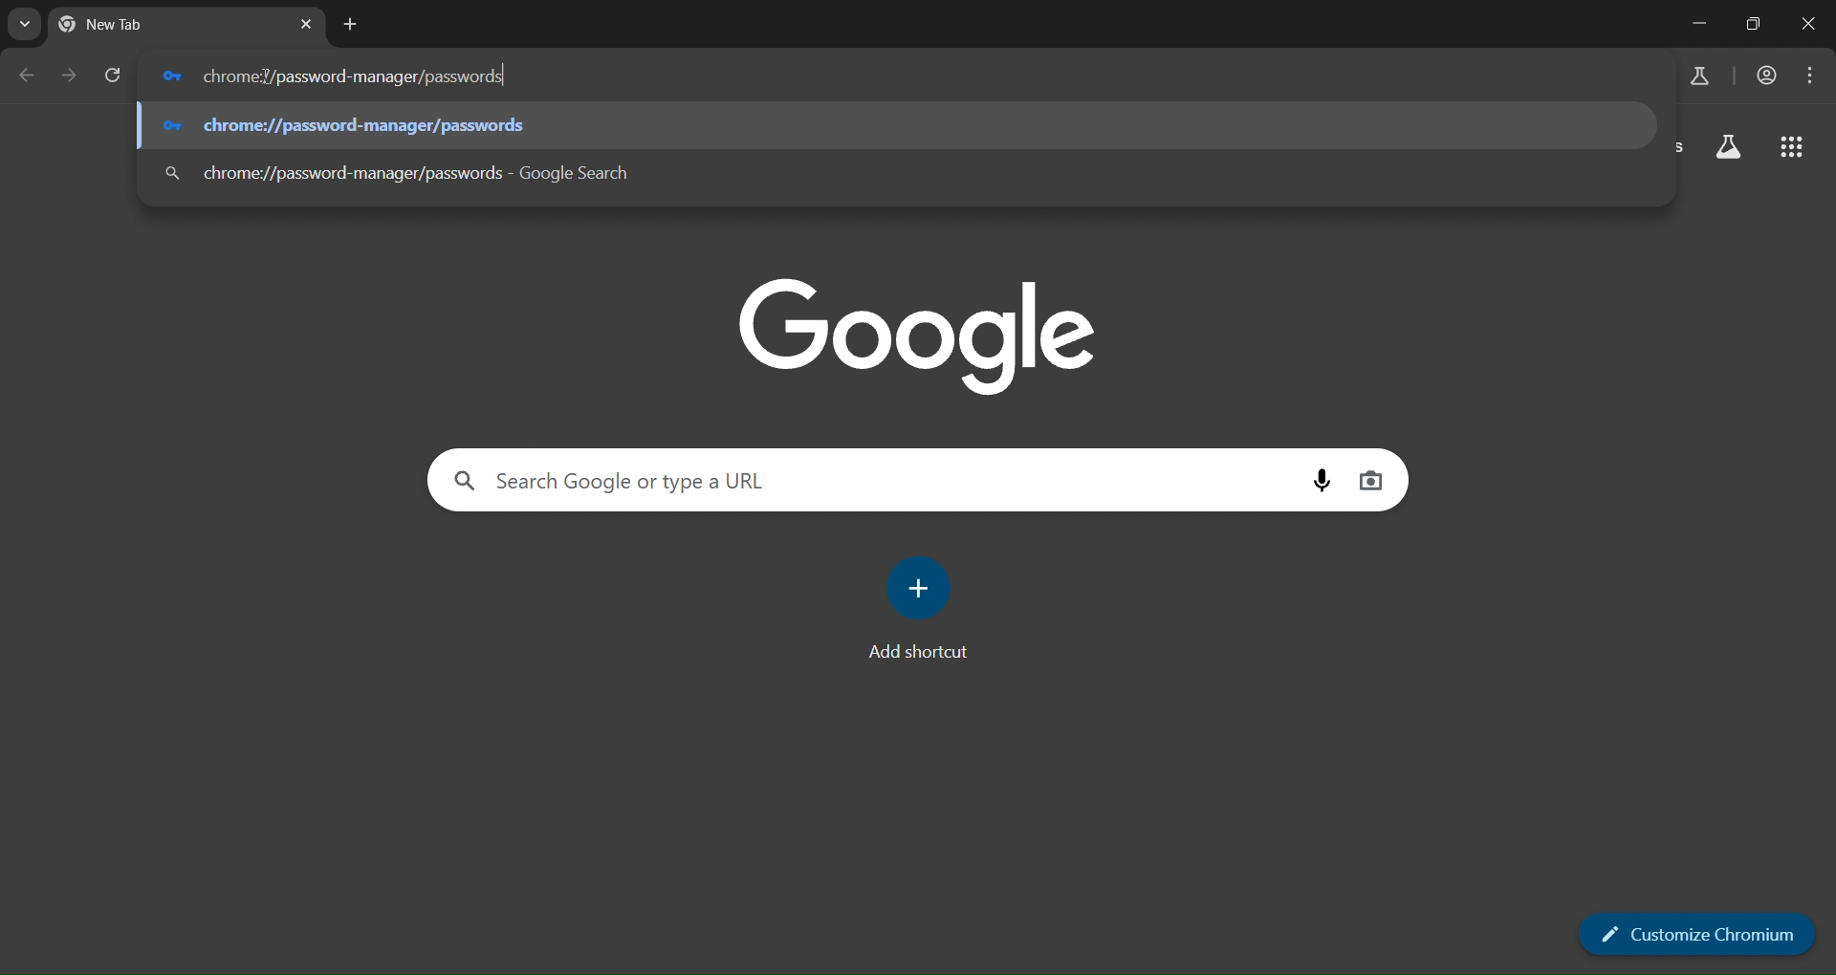  Describe the element at coordinates (354, 25) in the screenshot. I see `new tab` at that location.